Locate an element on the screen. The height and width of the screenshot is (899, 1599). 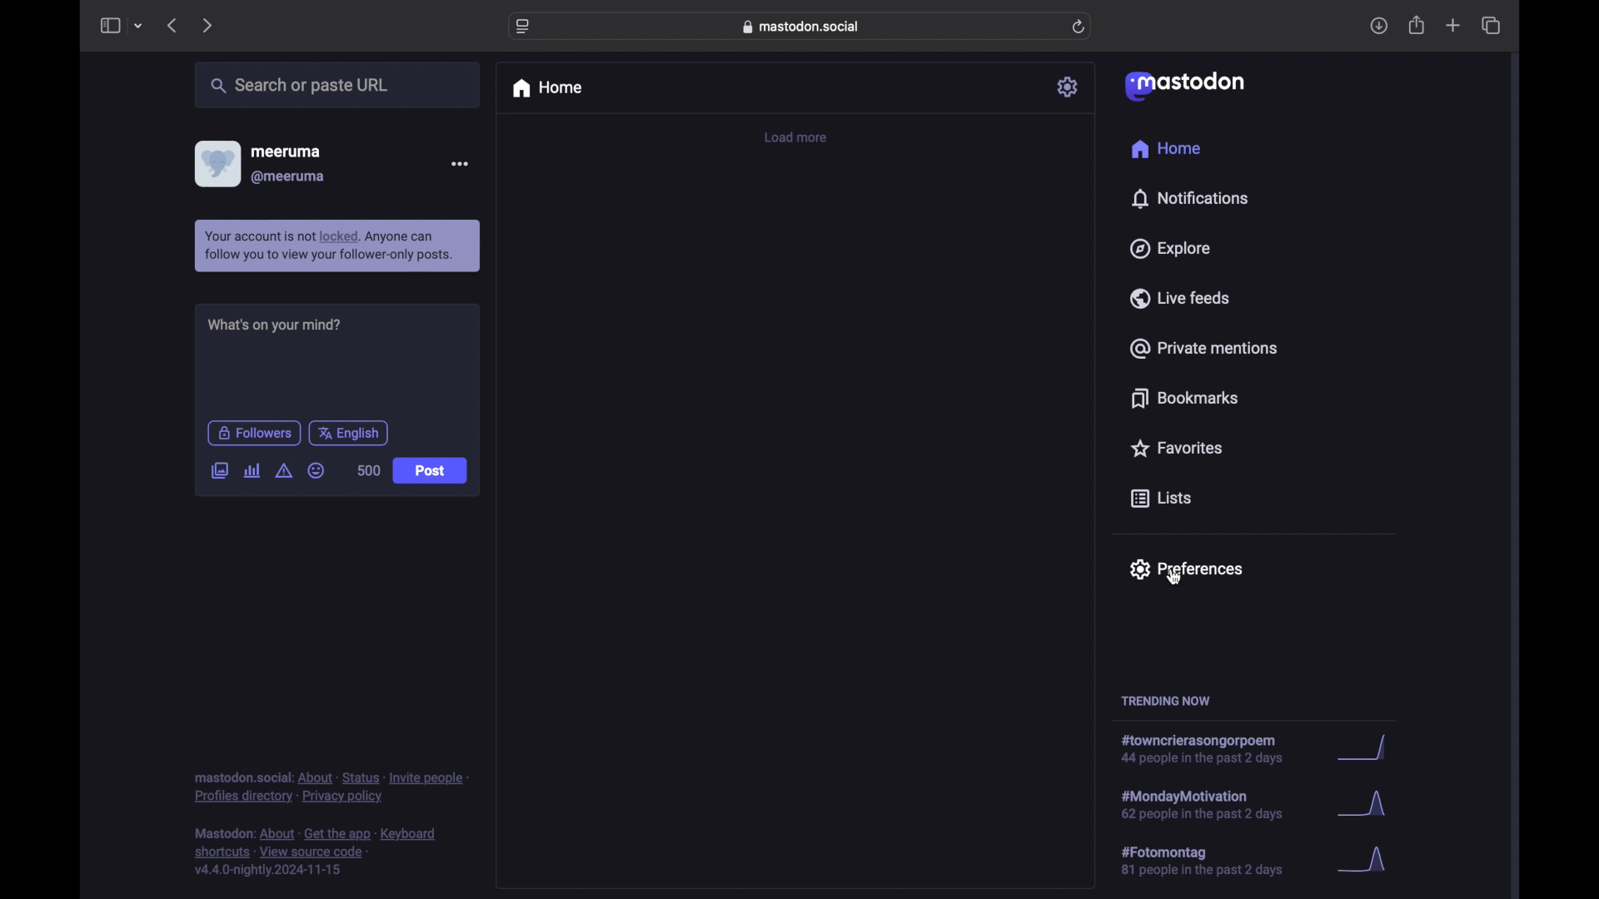
favorites is located at coordinates (1178, 448).